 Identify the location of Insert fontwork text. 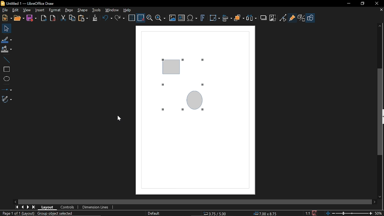
(202, 18).